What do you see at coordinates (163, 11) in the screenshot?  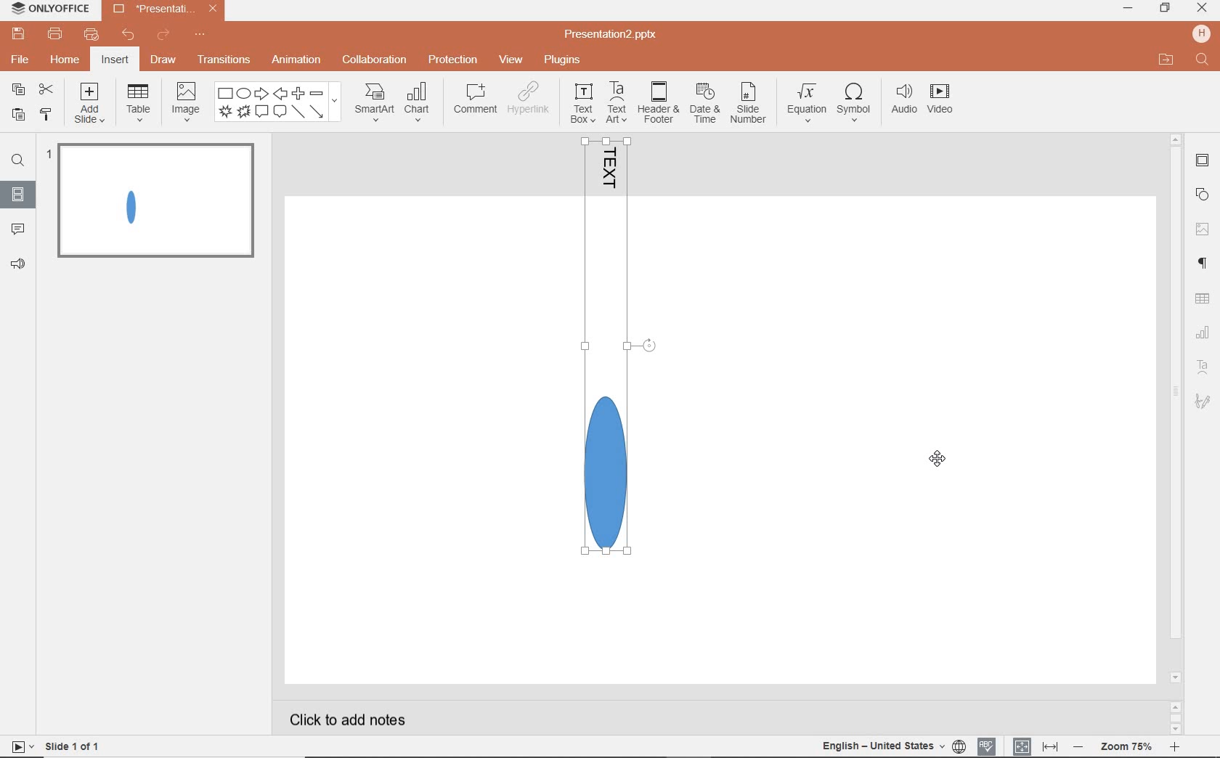 I see `Presentation2.pptx` at bounding box center [163, 11].